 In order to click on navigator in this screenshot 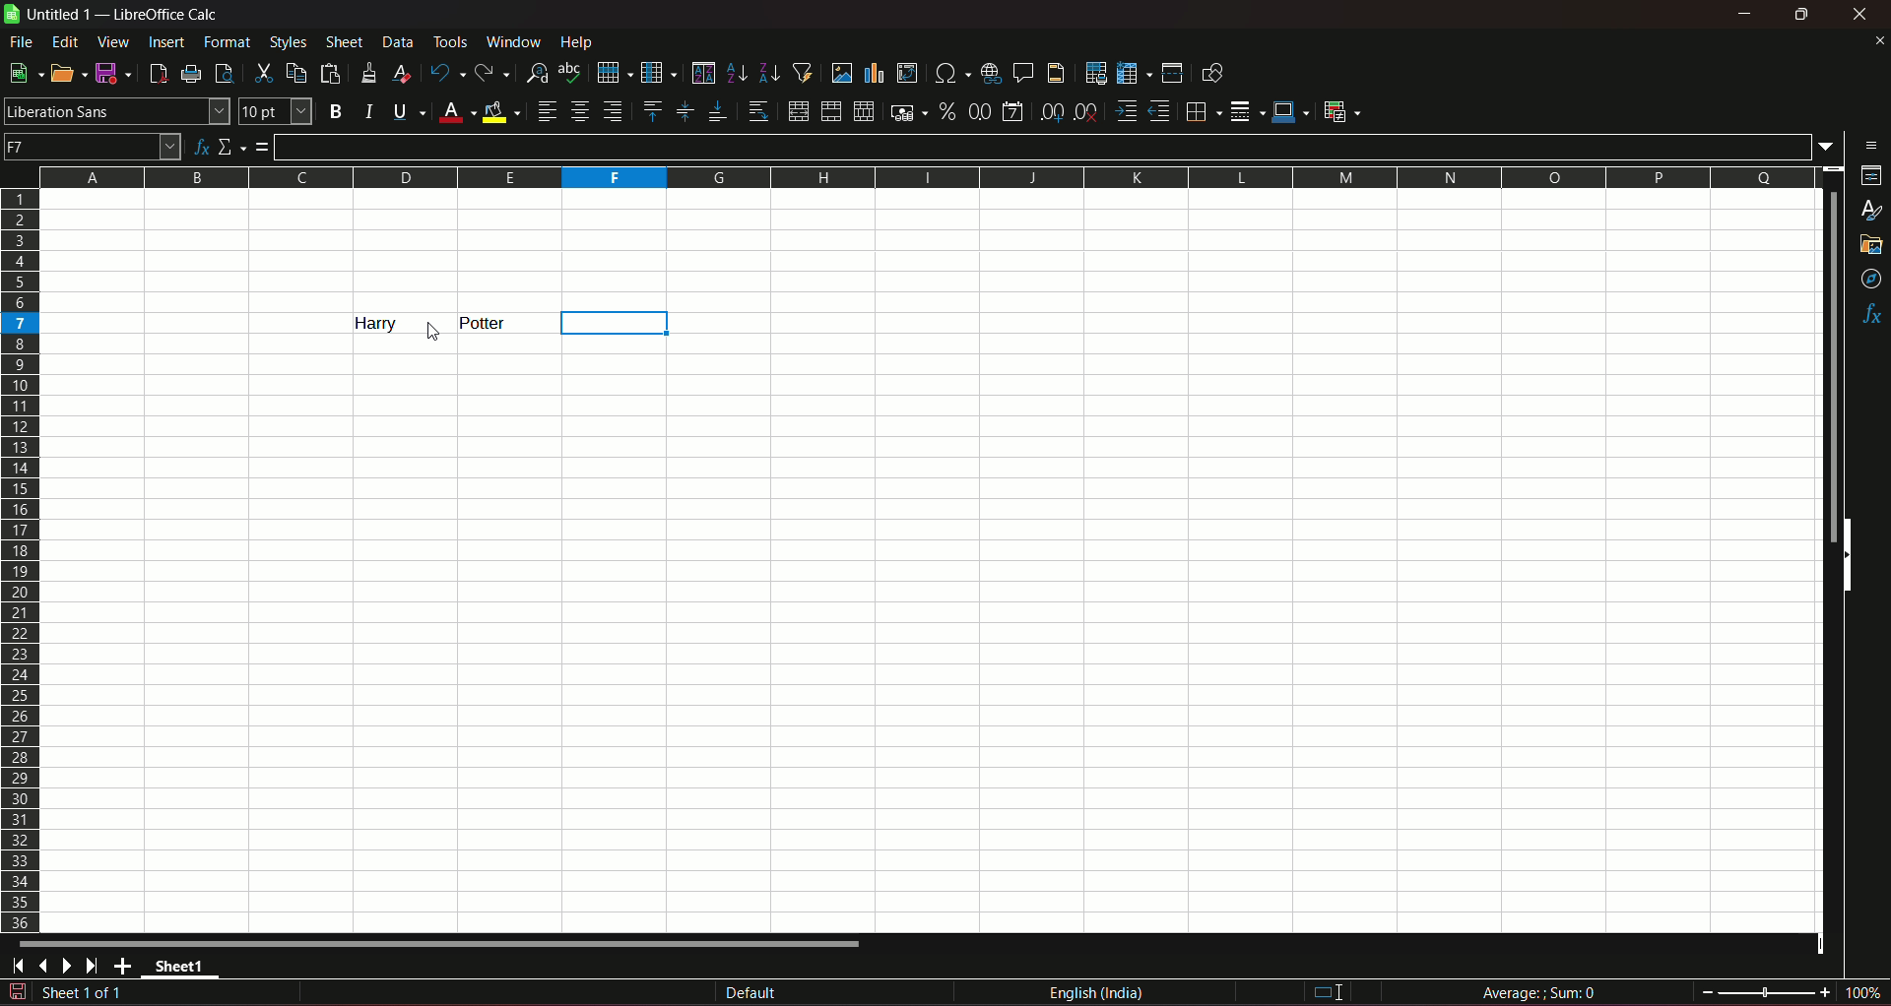, I will do `click(1872, 281)`.